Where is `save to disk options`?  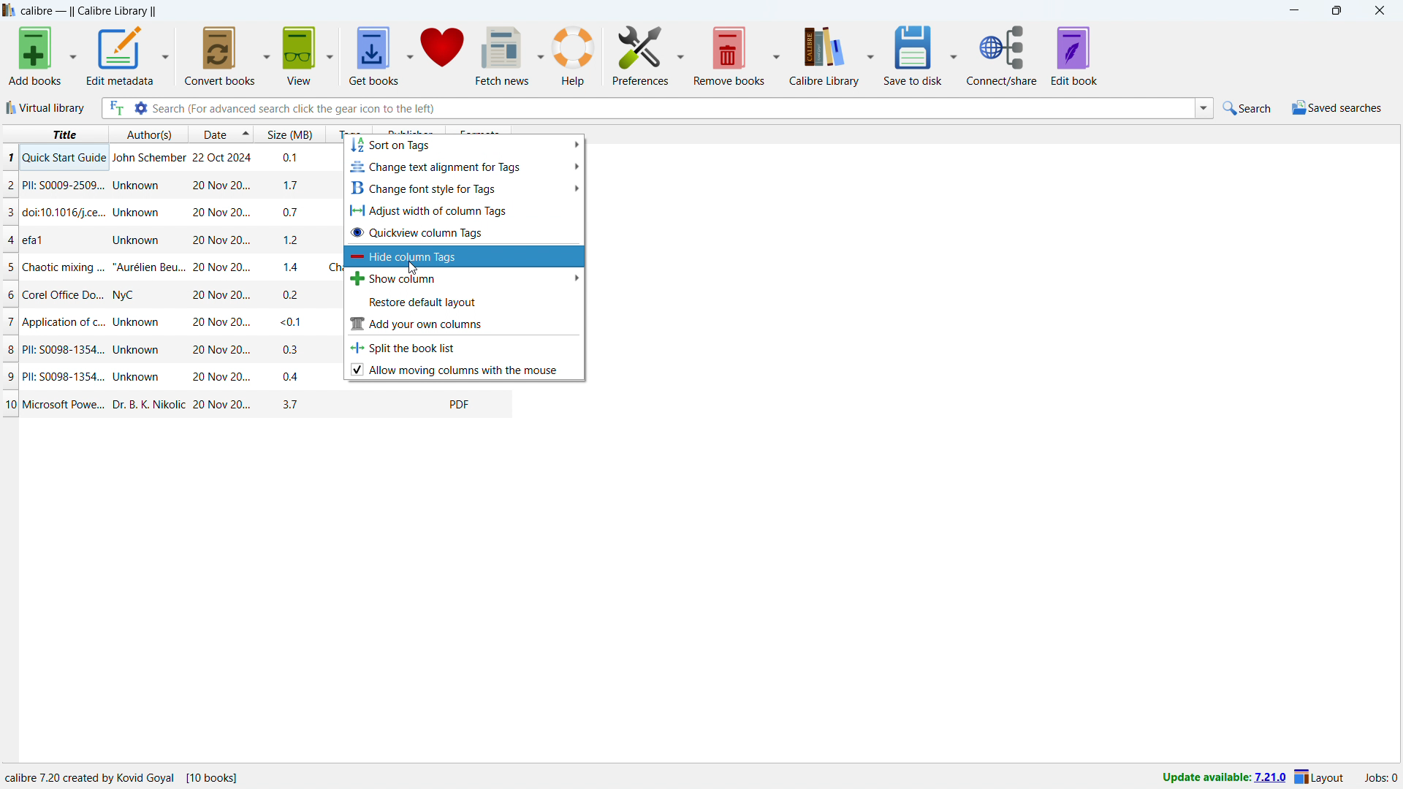
save to disk options is located at coordinates (954, 56).